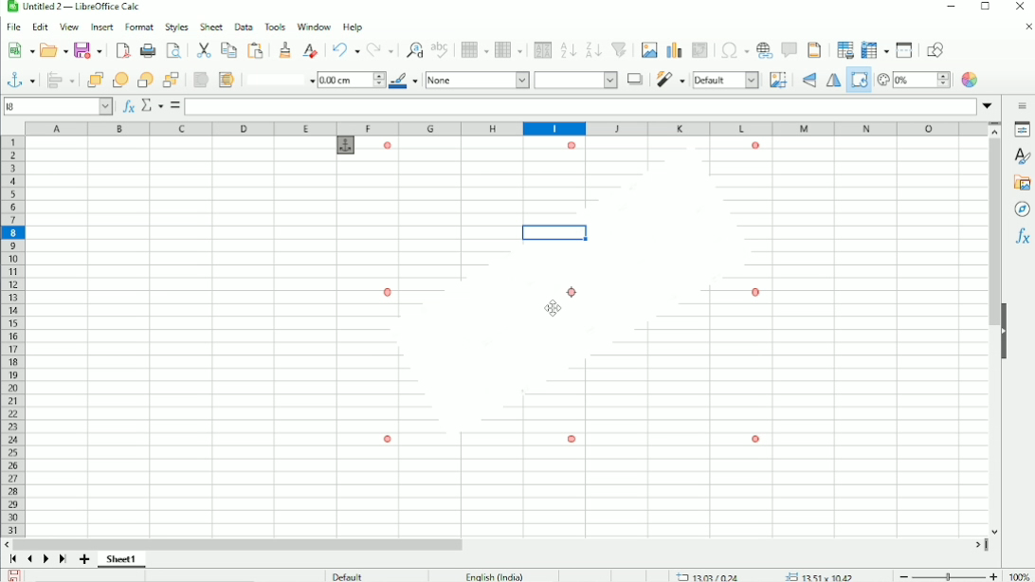  Describe the element at coordinates (473, 50) in the screenshot. I see `Row` at that location.